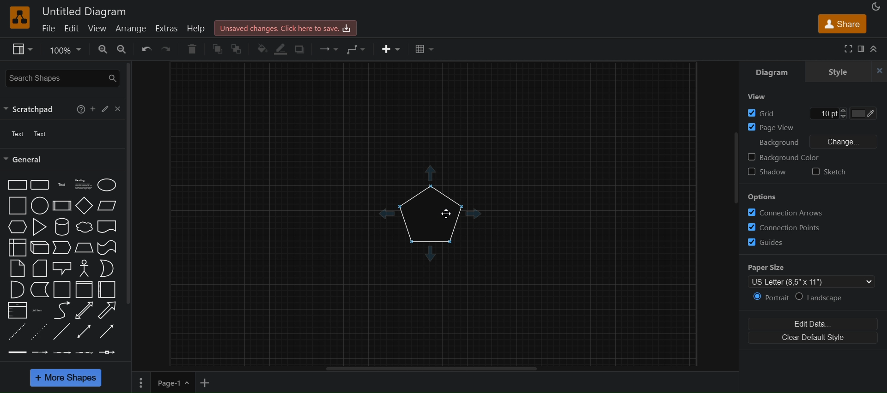 The height and width of the screenshot is (393, 887). I want to click on Move left, so click(386, 214).